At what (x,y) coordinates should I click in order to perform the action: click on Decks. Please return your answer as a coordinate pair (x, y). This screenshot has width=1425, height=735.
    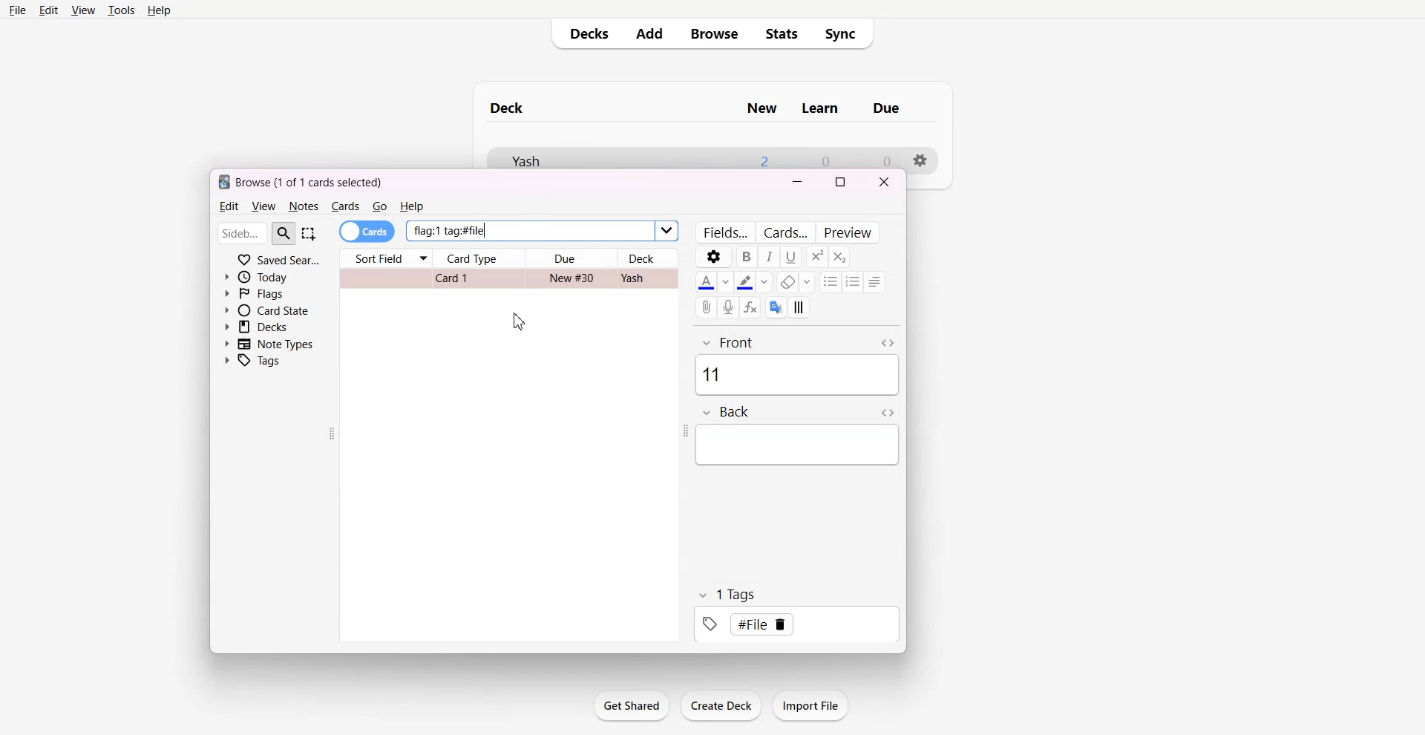
    Looking at the image, I should click on (266, 327).